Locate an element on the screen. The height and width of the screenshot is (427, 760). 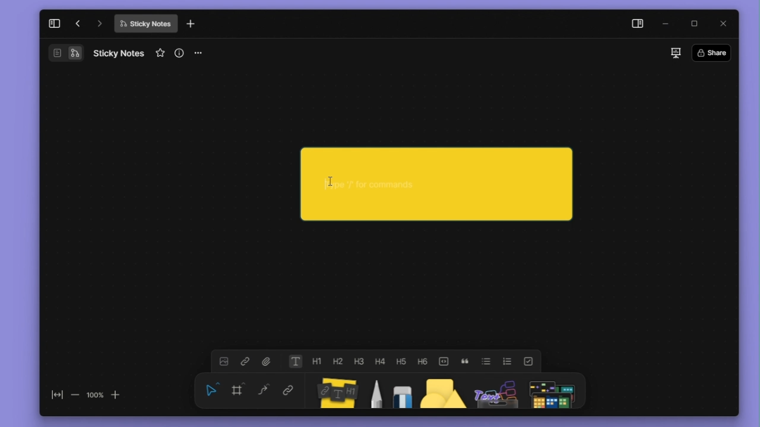
heading is located at coordinates (360, 361).